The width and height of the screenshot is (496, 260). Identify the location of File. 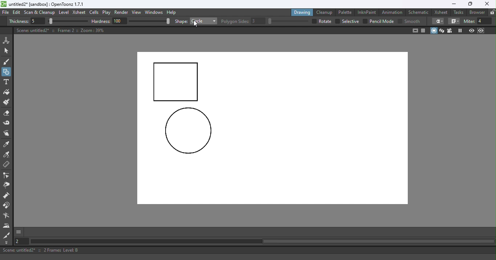
(6, 13).